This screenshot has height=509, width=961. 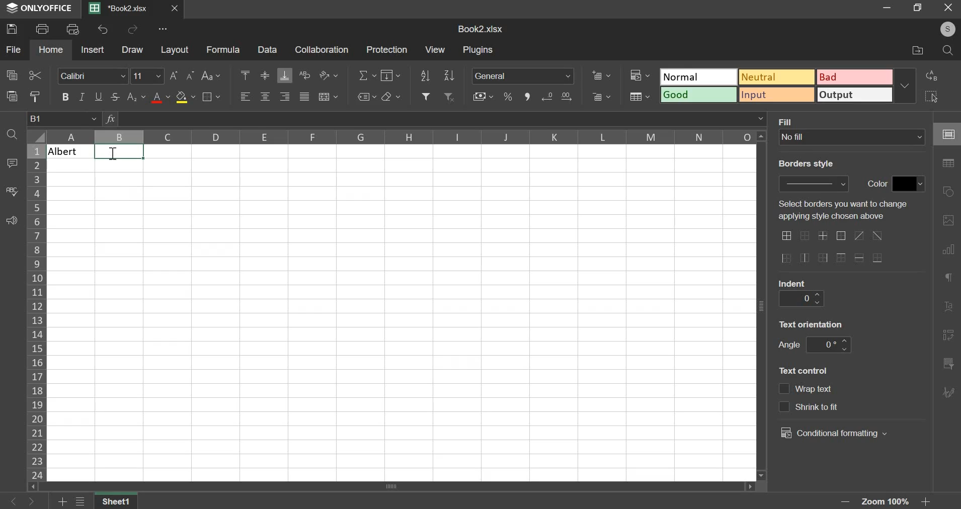 What do you see at coordinates (73, 28) in the screenshot?
I see `print preview` at bounding box center [73, 28].